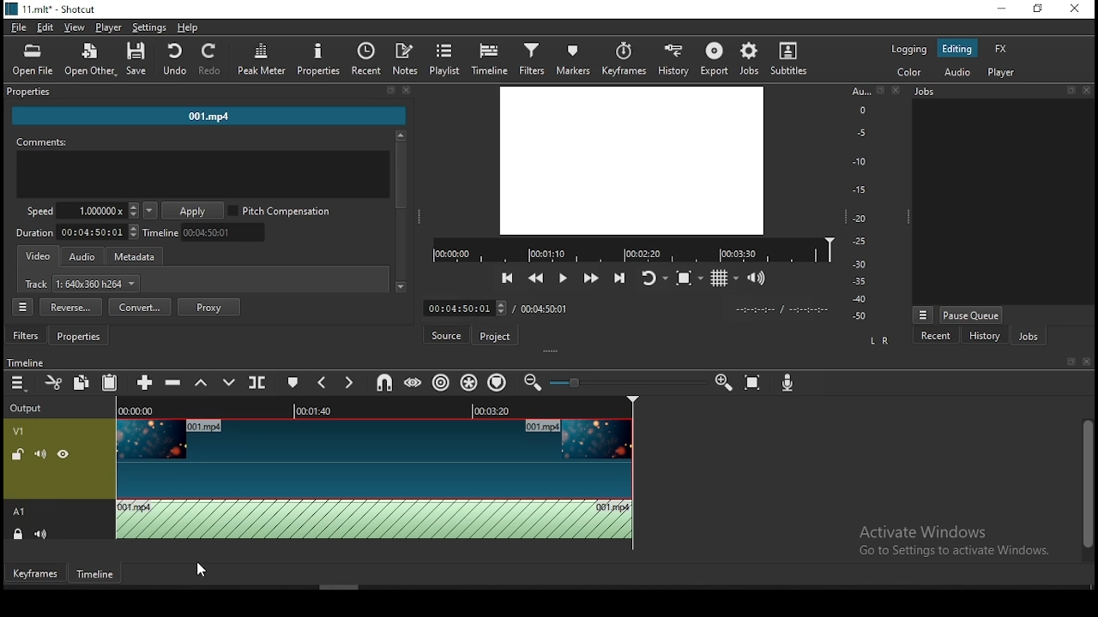  Describe the element at coordinates (713, 58) in the screenshot. I see `export` at that location.